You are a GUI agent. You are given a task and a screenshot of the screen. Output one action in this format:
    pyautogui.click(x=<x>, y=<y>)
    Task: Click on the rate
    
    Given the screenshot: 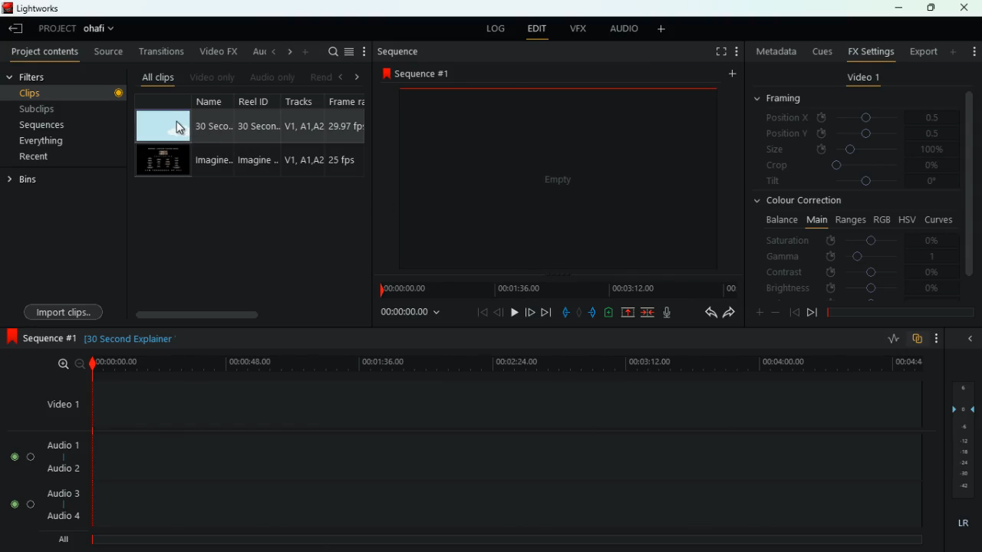 What is the action you would take?
    pyautogui.click(x=892, y=340)
    